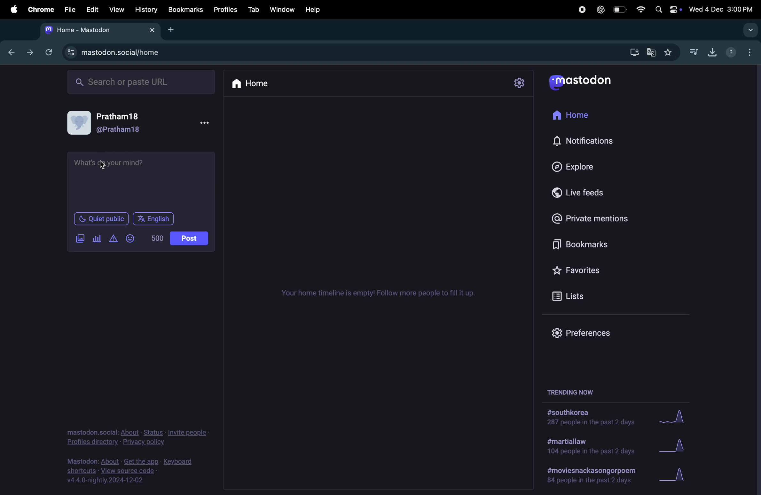  What do you see at coordinates (669, 51) in the screenshot?
I see `favourites` at bounding box center [669, 51].